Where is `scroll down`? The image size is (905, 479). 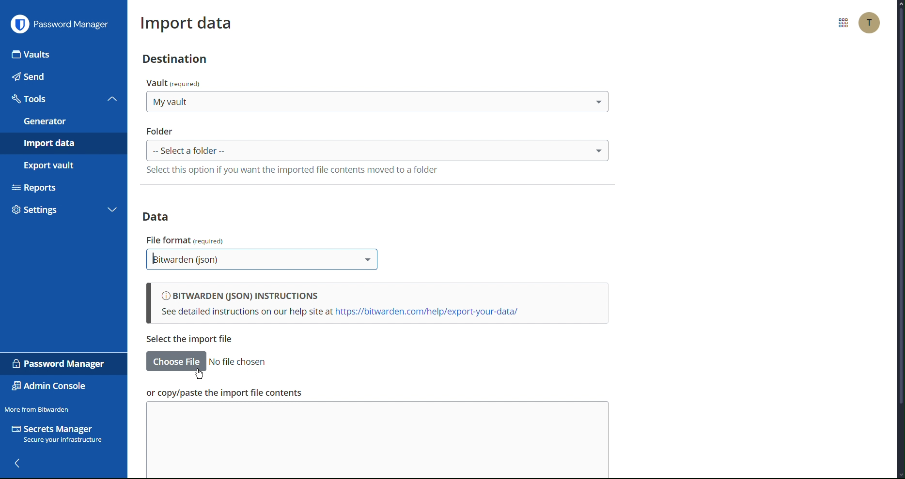
scroll down is located at coordinates (899, 475).